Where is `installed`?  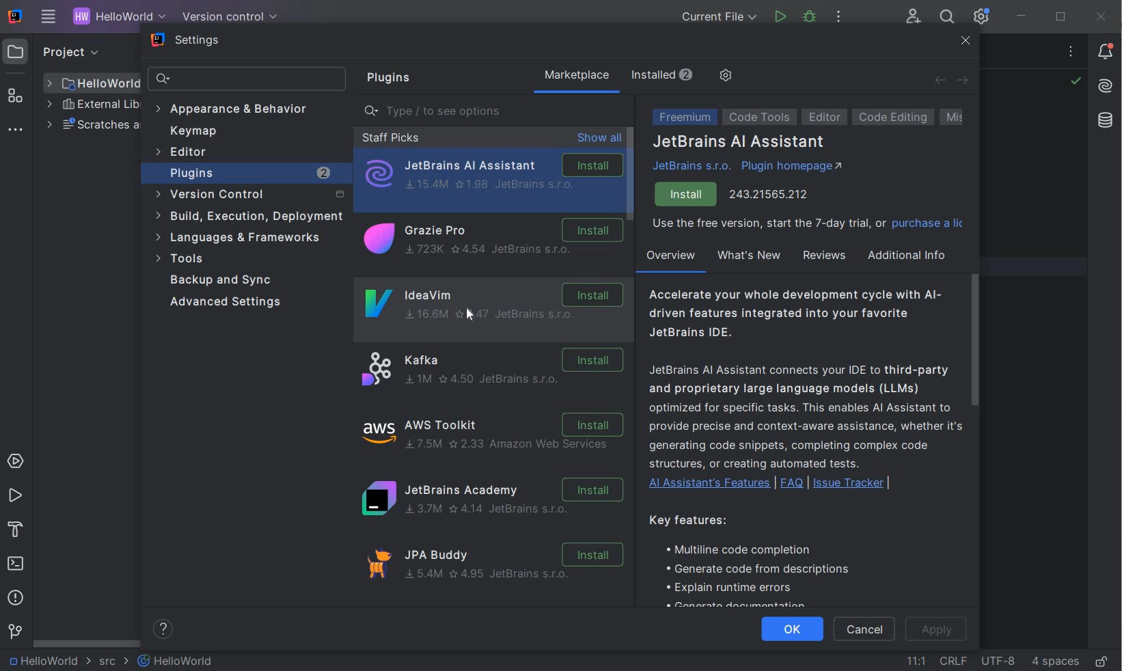
installed is located at coordinates (665, 74).